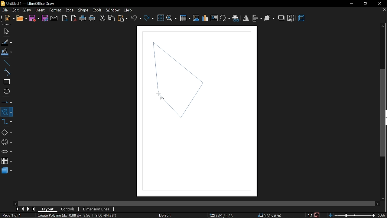 The width and height of the screenshot is (387, 218). Describe the element at coordinates (27, 10) in the screenshot. I see `view` at that location.